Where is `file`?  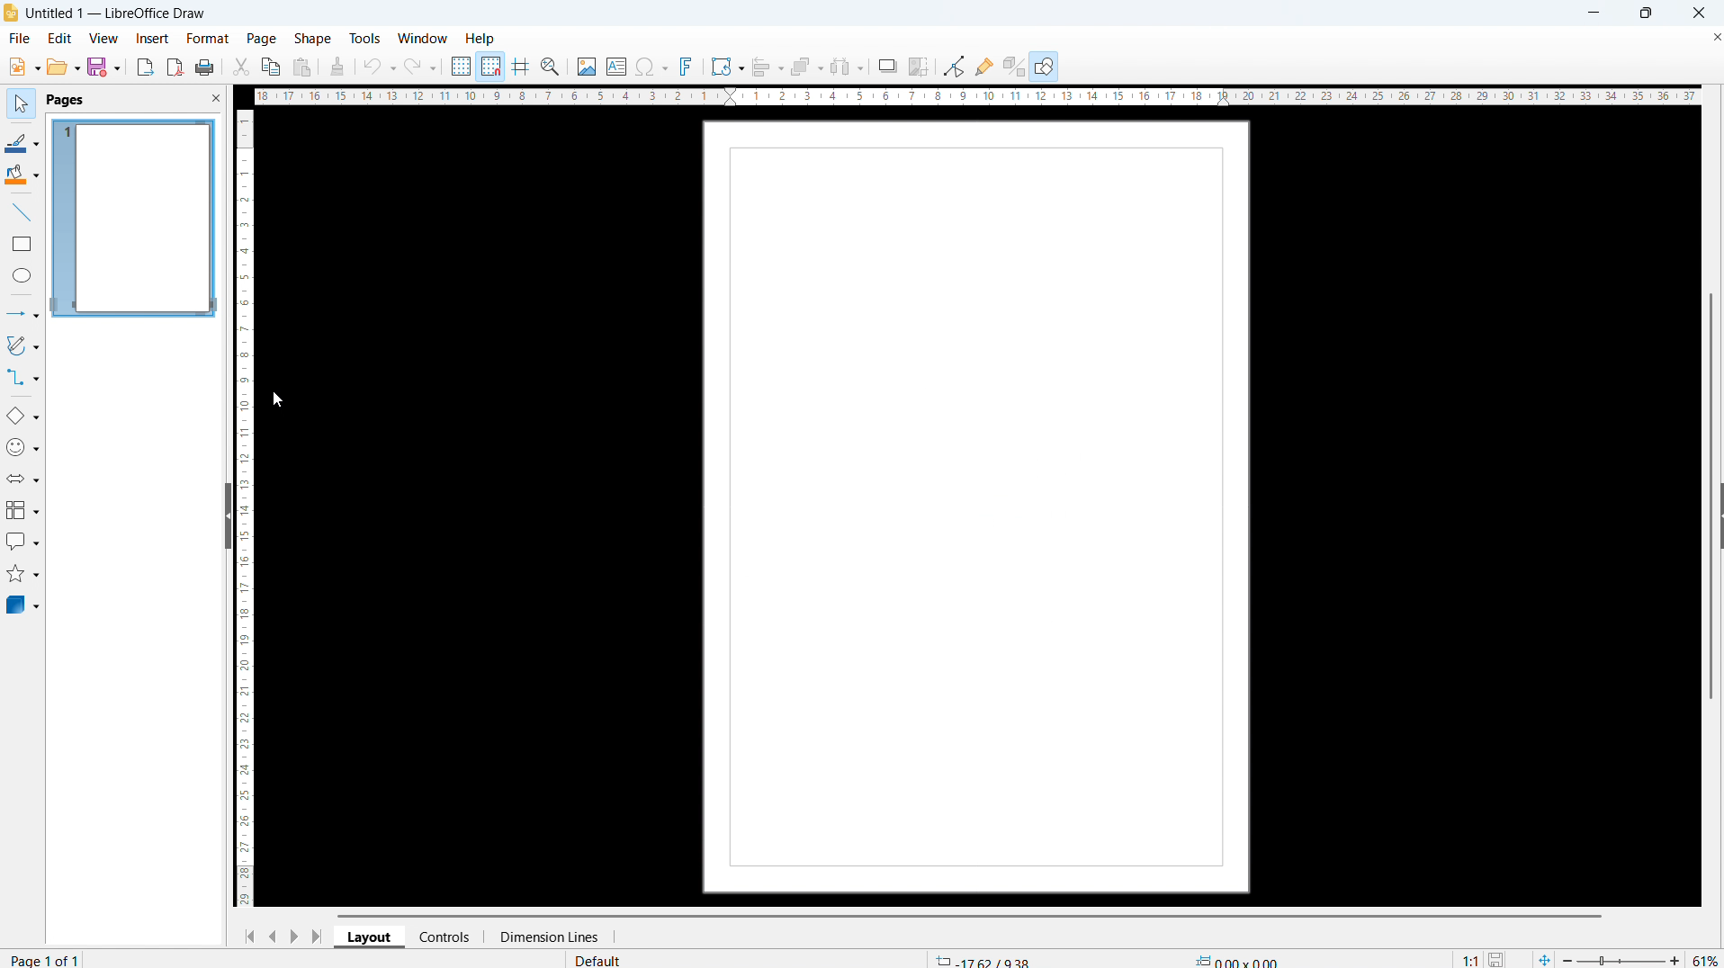
file is located at coordinates (20, 40).